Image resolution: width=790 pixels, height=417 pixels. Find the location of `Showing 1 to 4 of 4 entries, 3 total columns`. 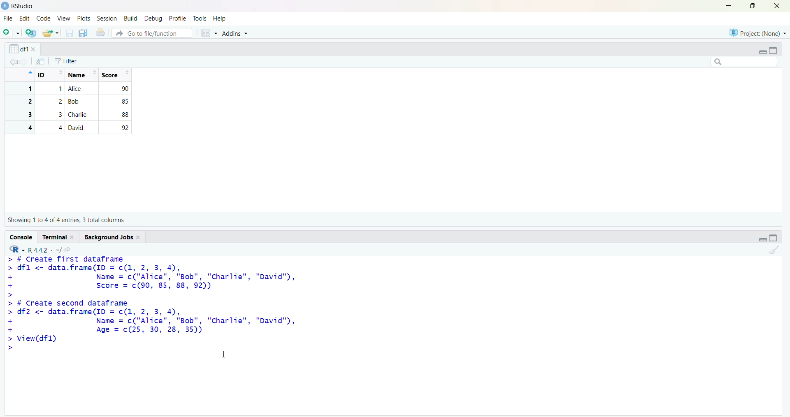

Showing 1 to 4 of 4 entries, 3 total columns is located at coordinates (66, 220).